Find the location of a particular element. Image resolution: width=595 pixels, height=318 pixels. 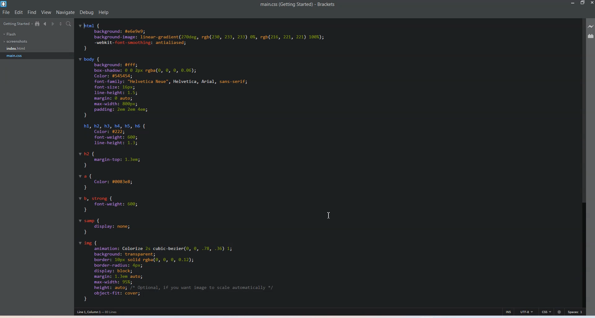

Split editor vertically and Horizontally is located at coordinates (60, 24).